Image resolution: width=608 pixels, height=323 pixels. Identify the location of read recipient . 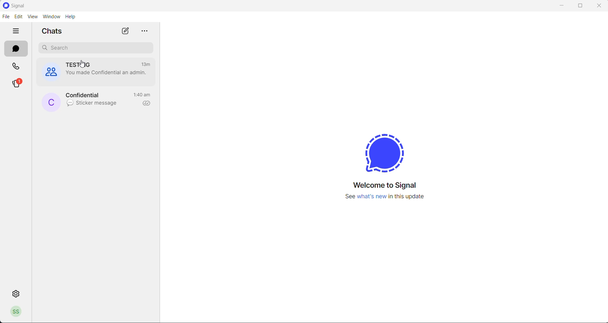
(147, 104).